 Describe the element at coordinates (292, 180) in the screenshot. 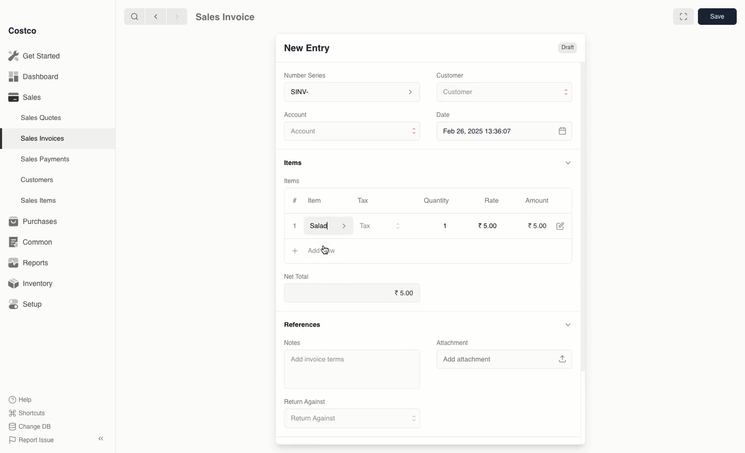

I see `Items` at that location.